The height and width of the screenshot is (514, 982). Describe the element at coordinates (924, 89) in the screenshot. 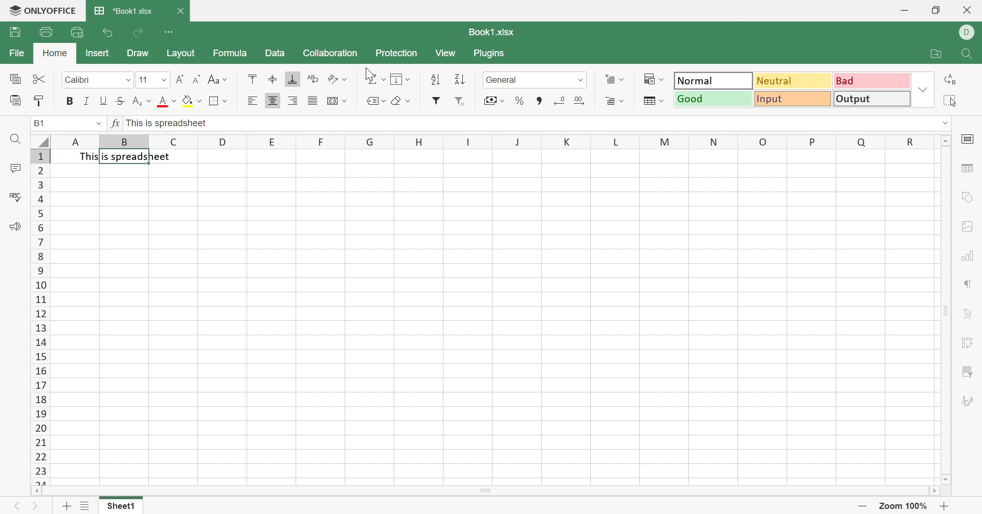

I see `Drop Down` at that location.